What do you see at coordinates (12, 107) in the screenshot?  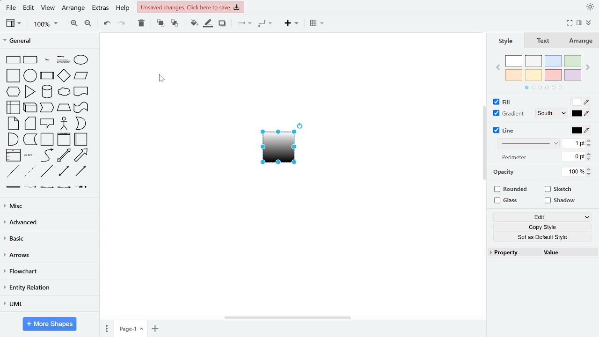 I see `general shapes` at bounding box center [12, 107].